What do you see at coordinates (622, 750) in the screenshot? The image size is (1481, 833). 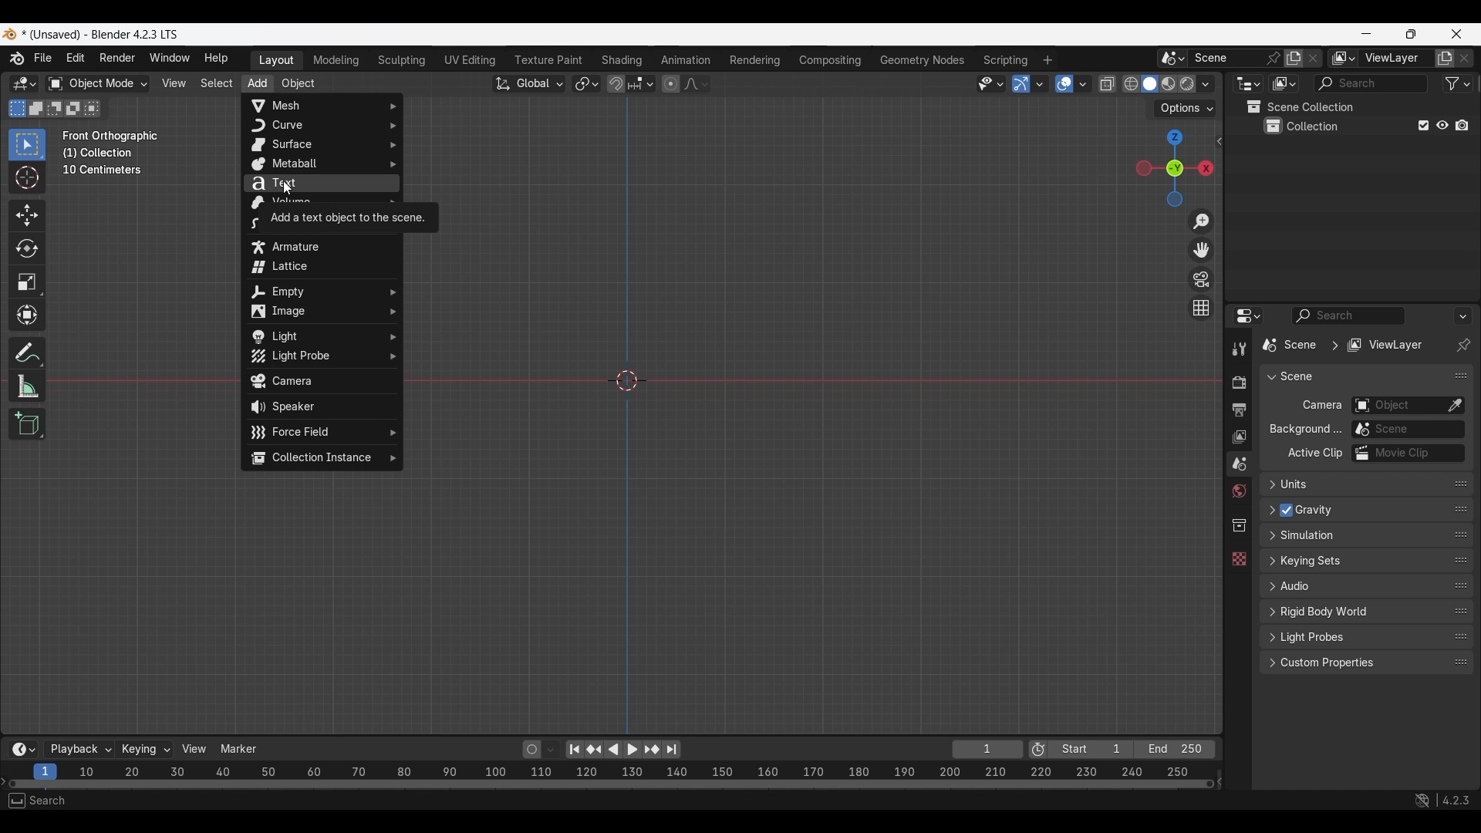 I see `Play animation` at bounding box center [622, 750].